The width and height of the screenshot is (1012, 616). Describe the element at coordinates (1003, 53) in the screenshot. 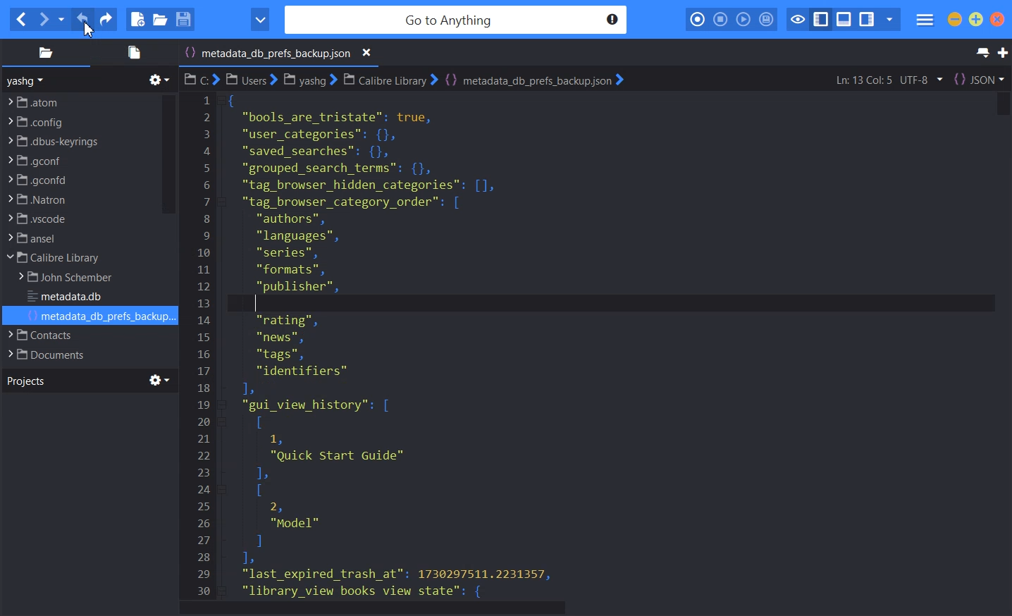

I see `New Tab` at that location.